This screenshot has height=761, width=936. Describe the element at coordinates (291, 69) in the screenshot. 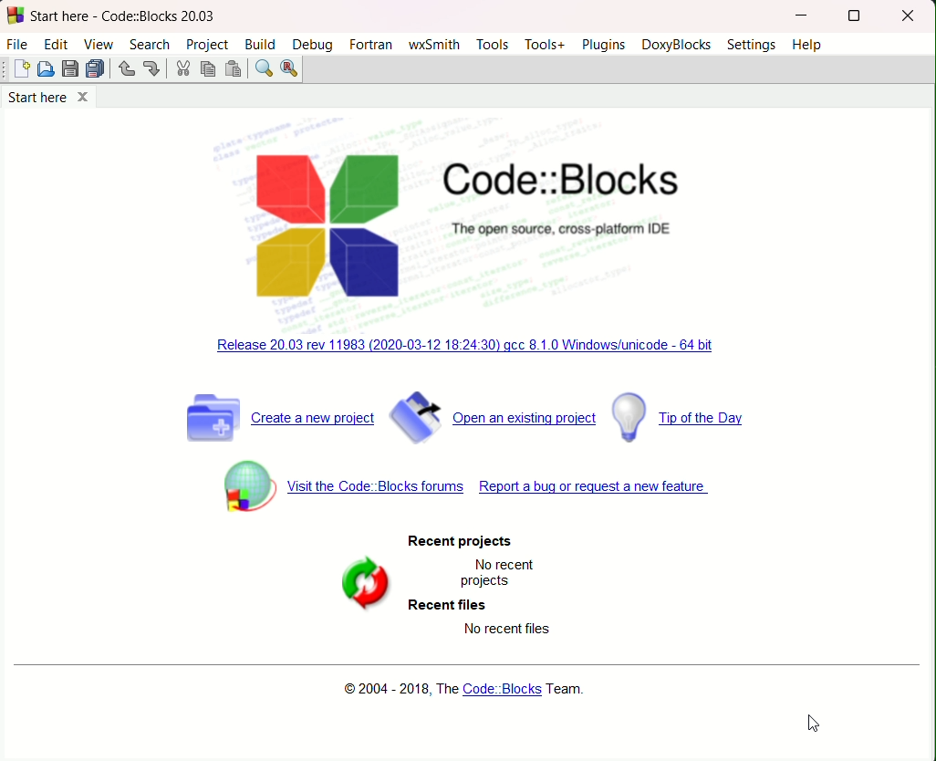

I see `find and replace` at that location.